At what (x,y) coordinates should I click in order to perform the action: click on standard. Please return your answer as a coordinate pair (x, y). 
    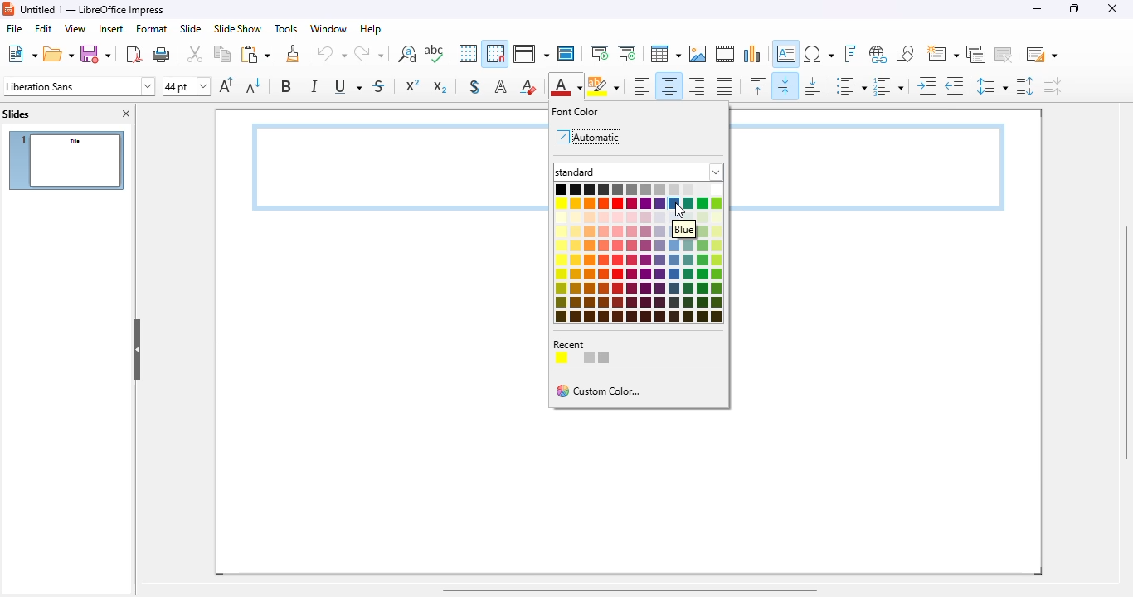
    Looking at the image, I should click on (639, 172).